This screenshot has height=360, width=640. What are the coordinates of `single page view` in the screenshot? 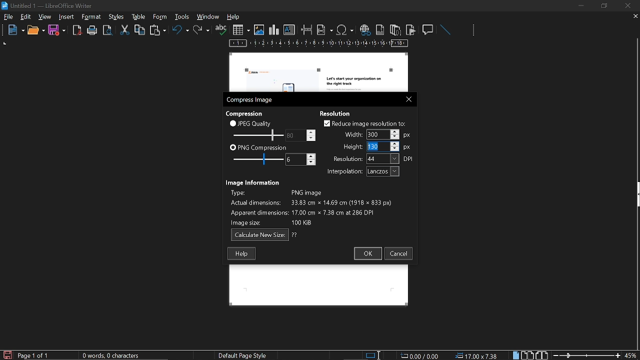 It's located at (517, 355).